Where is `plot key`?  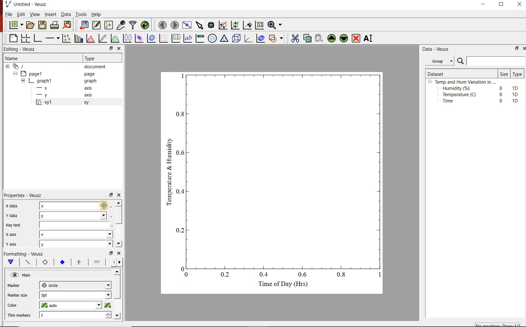
plot key is located at coordinates (177, 38).